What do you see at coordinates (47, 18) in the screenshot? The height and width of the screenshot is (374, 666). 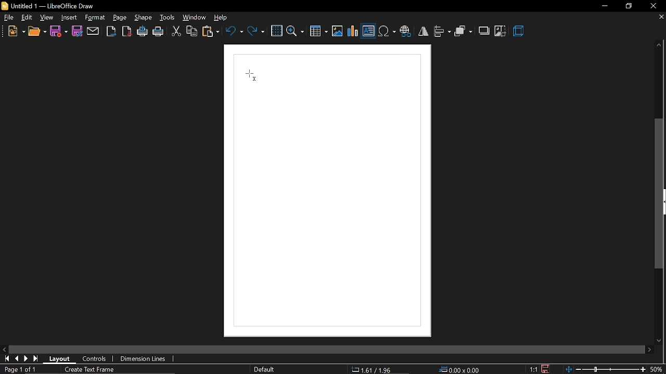 I see `view` at bounding box center [47, 18].